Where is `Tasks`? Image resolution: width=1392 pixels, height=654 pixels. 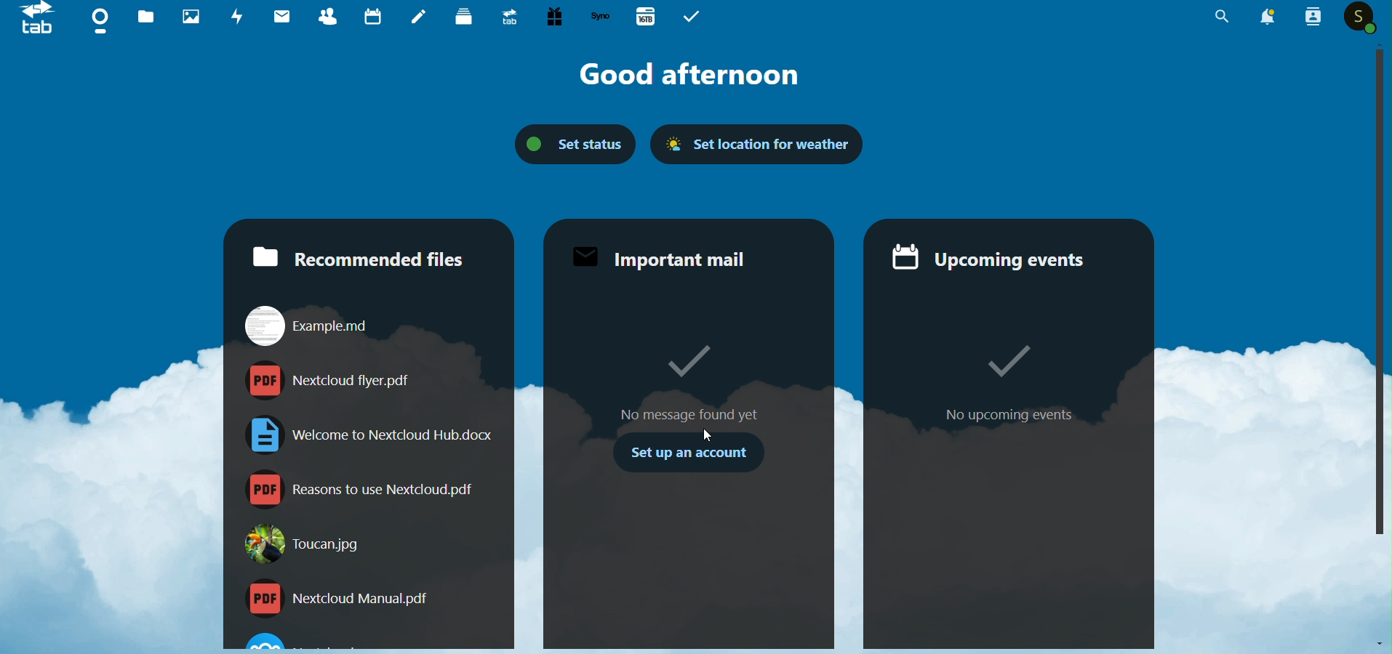 Tasks is located at coordinates (695, 17).